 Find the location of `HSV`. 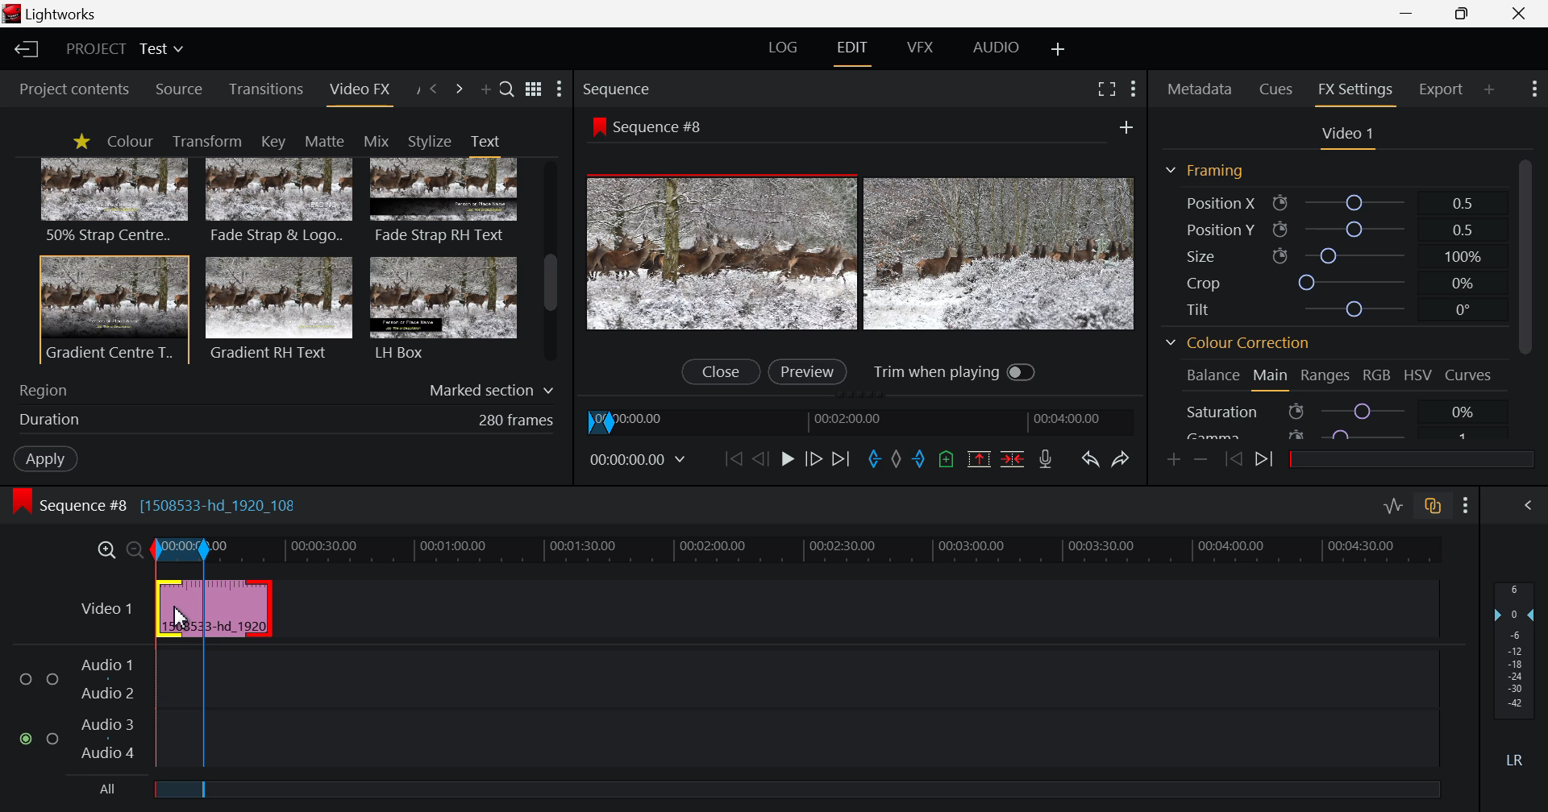

HSV is located at coordinates (1421, 376).